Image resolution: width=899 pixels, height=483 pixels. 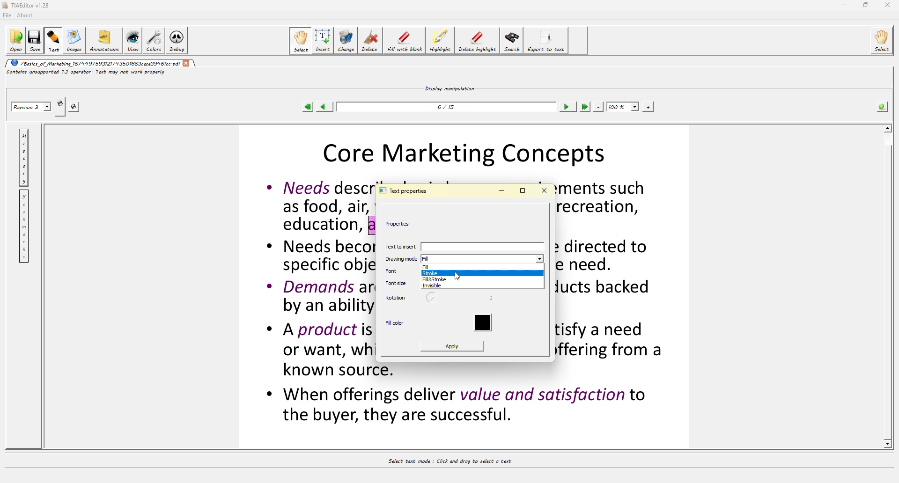 What do you see at coordinates (400, 260) in the screenshot?
I see `drawing mode` at bounding box center [400, 260].